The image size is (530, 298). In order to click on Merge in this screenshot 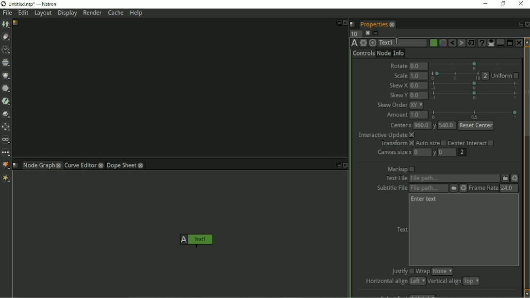, I will do `click(6, 114)`.